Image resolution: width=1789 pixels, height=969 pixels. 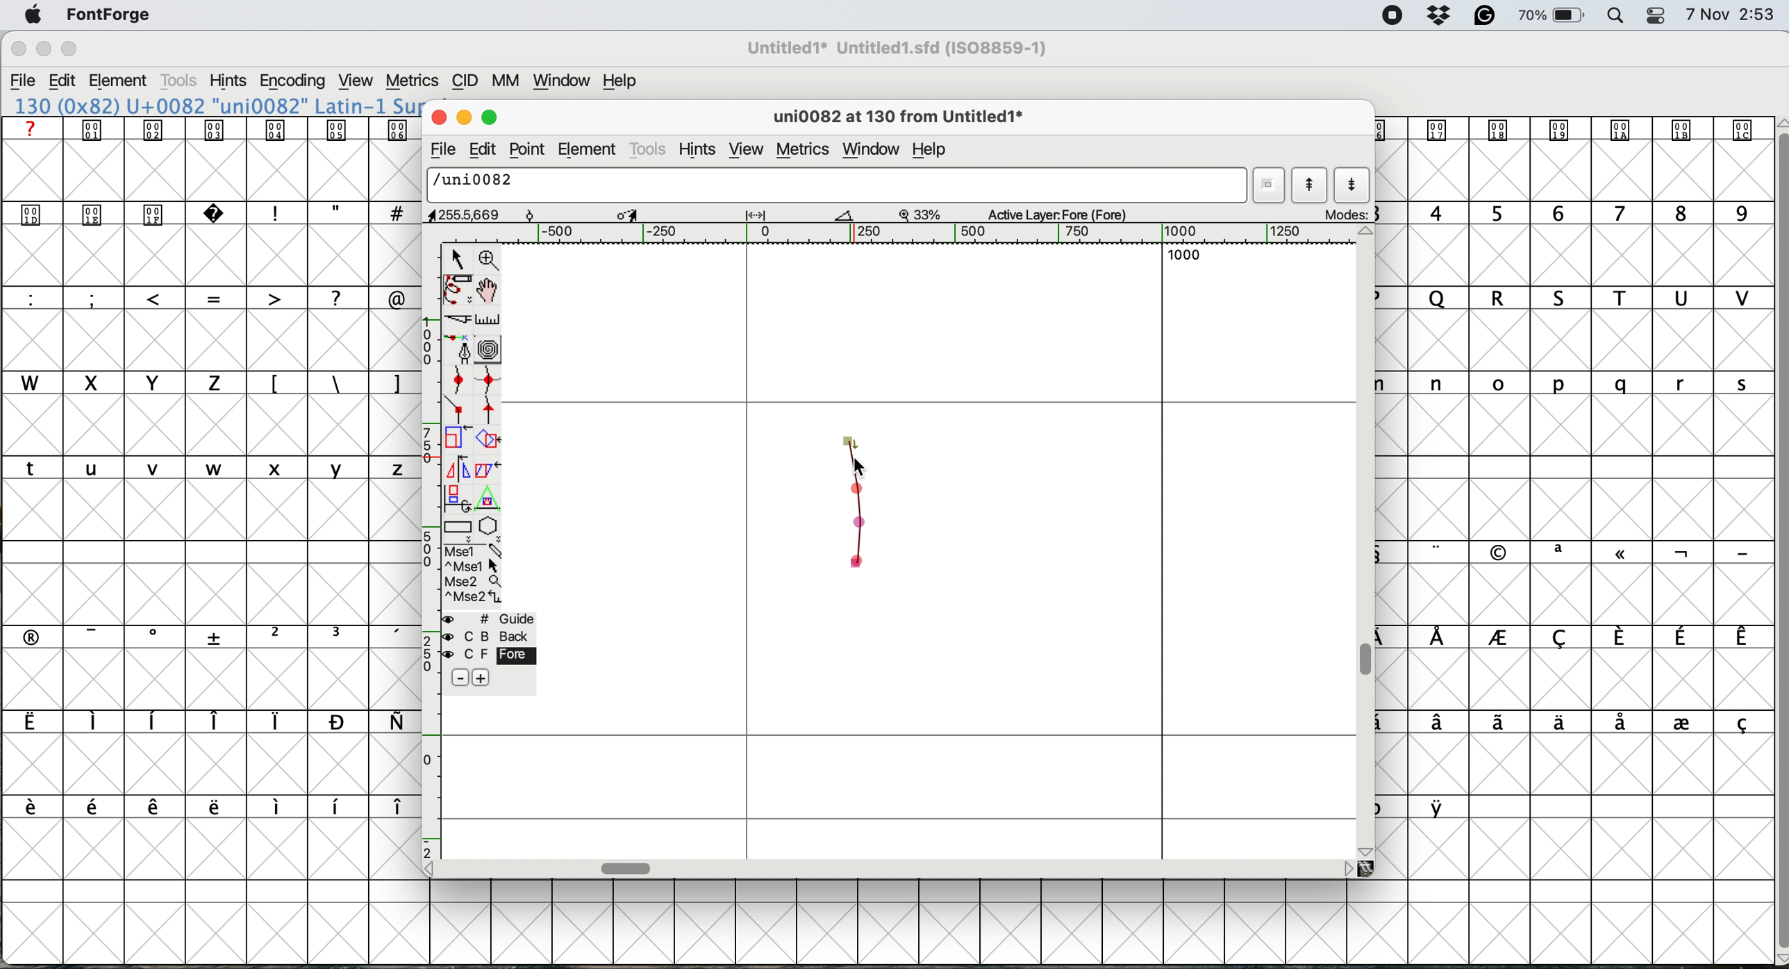 I want to click on measure distance, so click(x=488, y=319).